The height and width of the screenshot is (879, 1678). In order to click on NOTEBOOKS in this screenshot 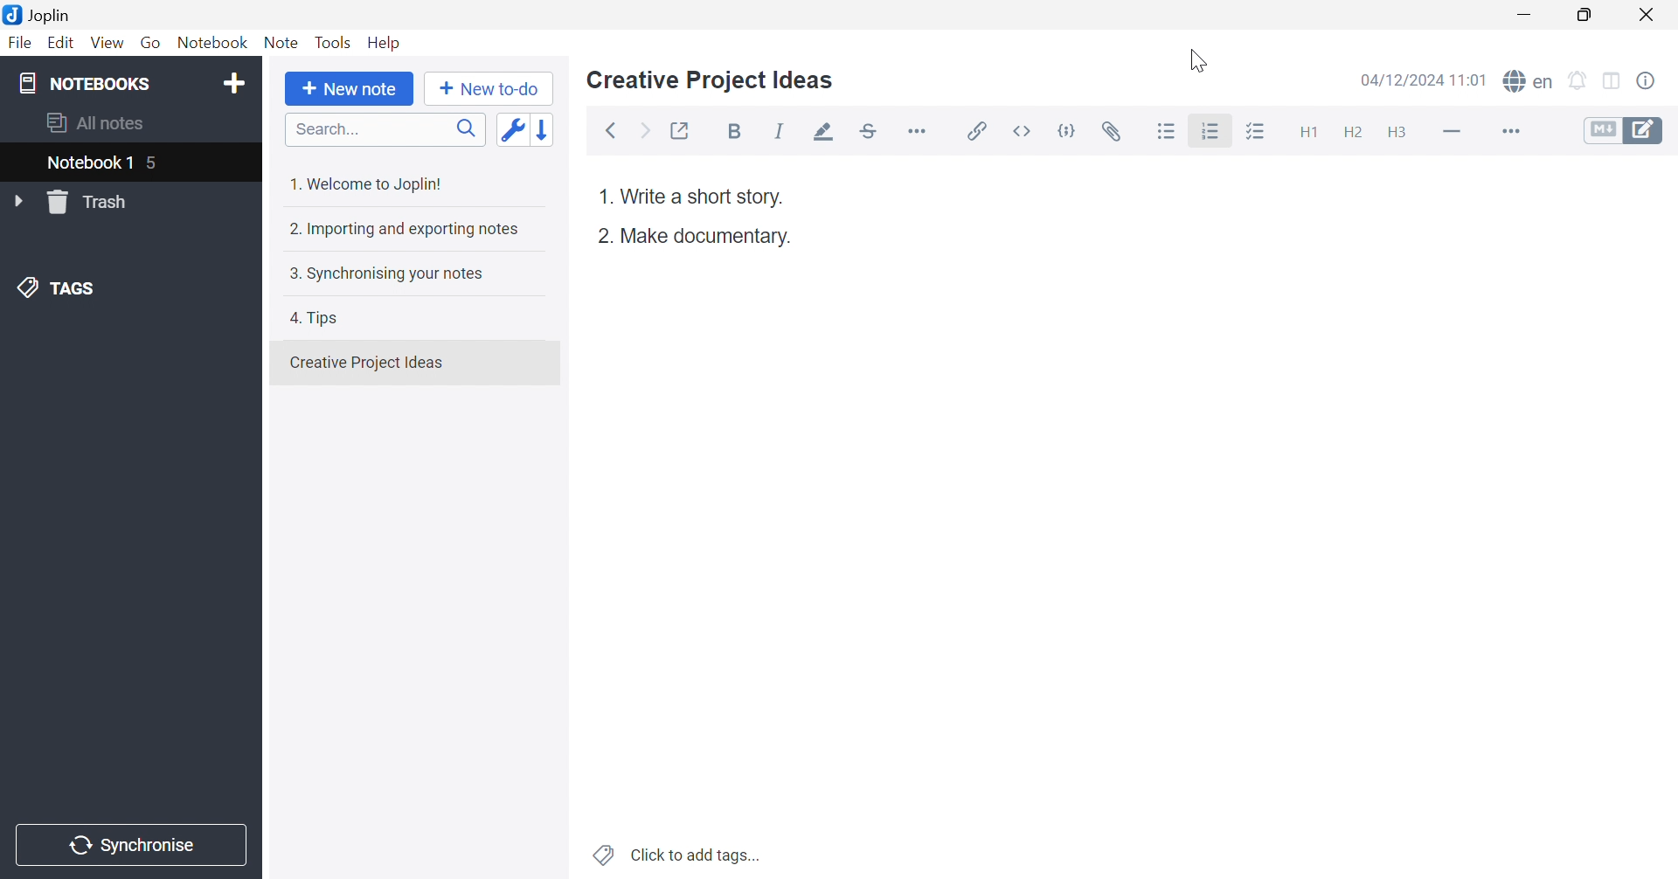, I will do `click(87, 84)`.